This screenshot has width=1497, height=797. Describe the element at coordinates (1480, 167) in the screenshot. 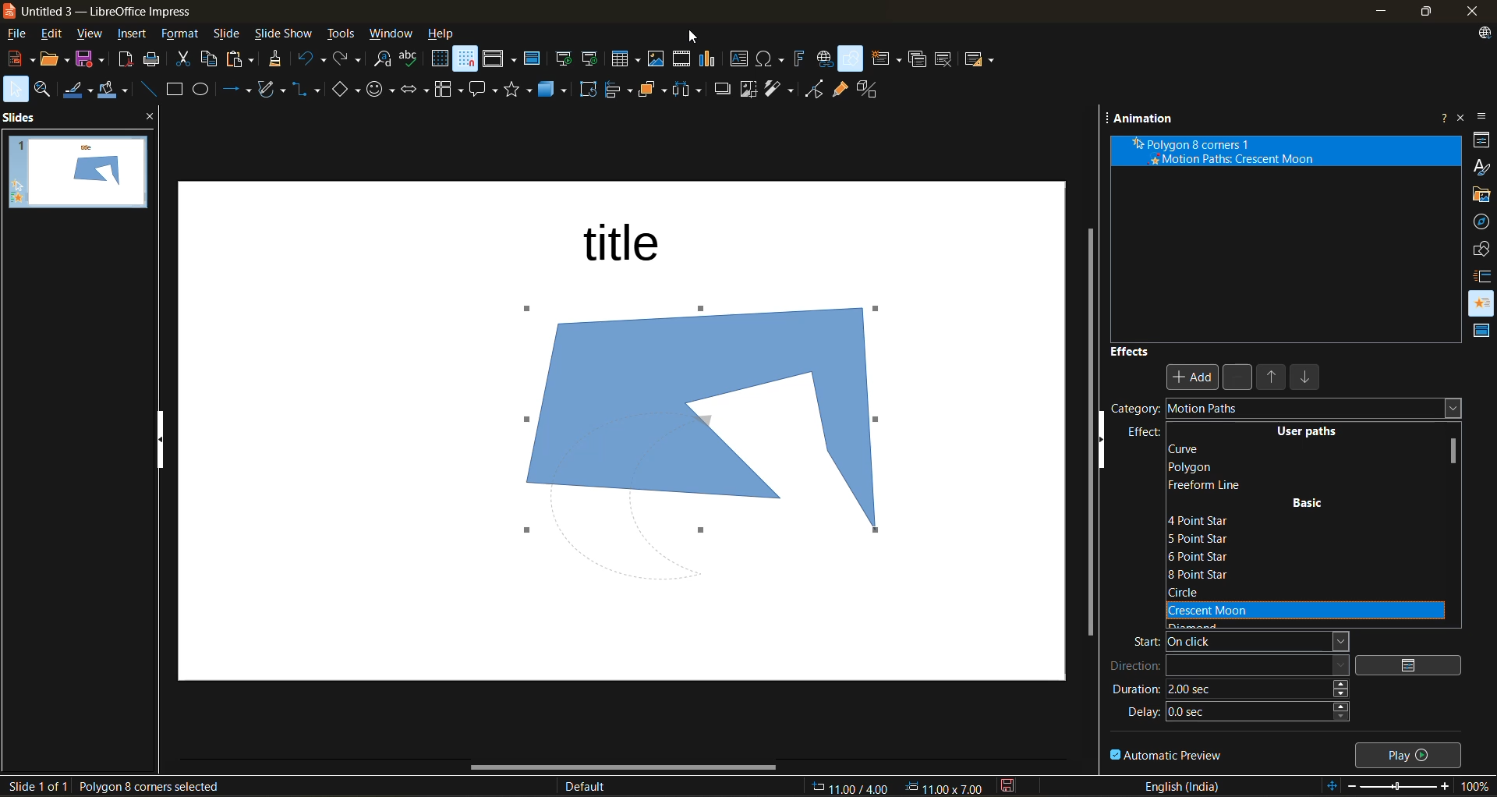

I see `styles` at that location.